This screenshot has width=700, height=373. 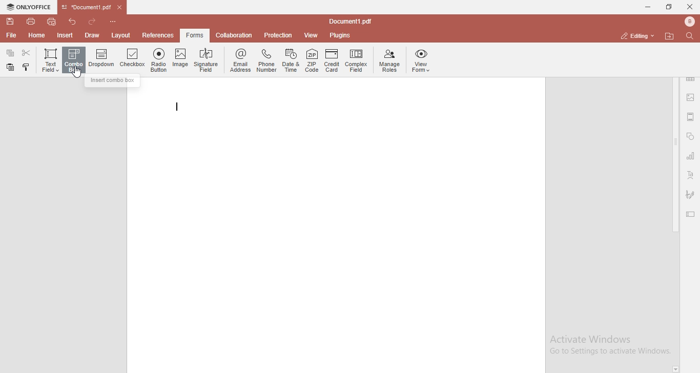 What do you see at coordinates (27, 53) in the screenshot?
I see `cut` at bounding box center [27, 53].